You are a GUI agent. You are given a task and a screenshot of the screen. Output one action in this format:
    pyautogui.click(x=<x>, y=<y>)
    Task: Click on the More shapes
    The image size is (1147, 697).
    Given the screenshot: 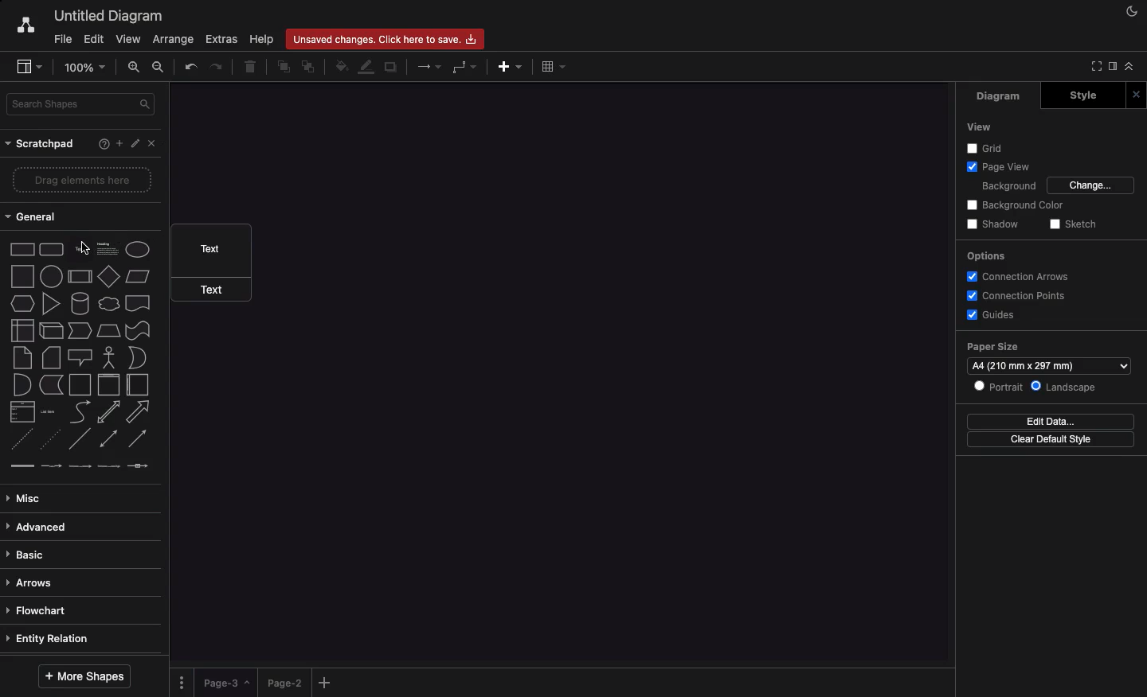 What is the action you would take?
    pyautogui.click(x=87, y=676)
    